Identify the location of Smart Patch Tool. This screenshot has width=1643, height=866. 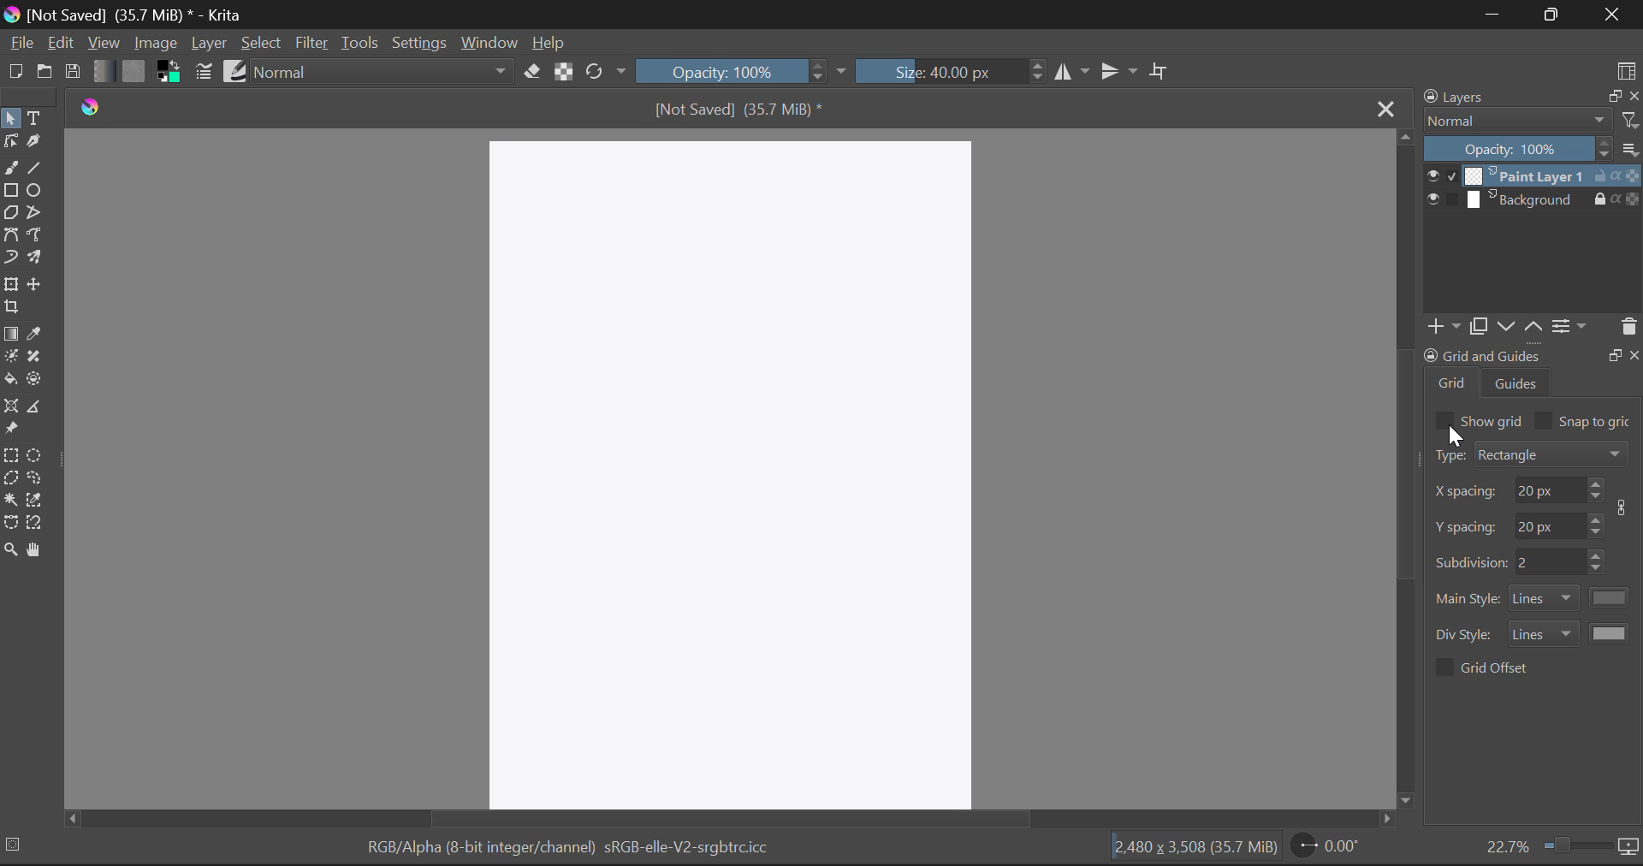
(34, 358).